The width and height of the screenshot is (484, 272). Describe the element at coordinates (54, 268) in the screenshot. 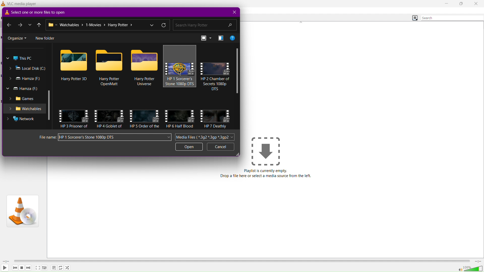

I see `Playlist` at that location.